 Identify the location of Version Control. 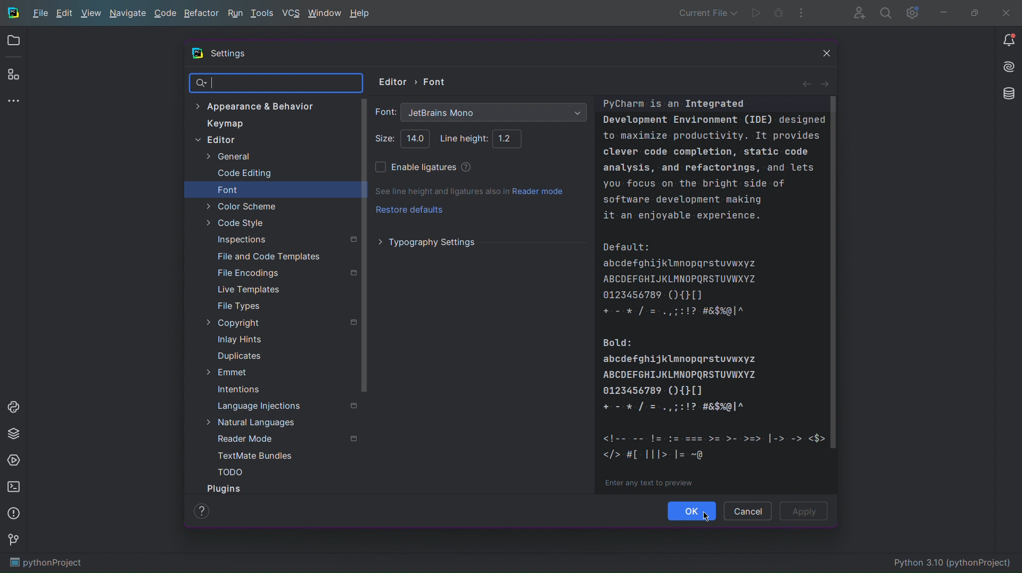
(15, 542).